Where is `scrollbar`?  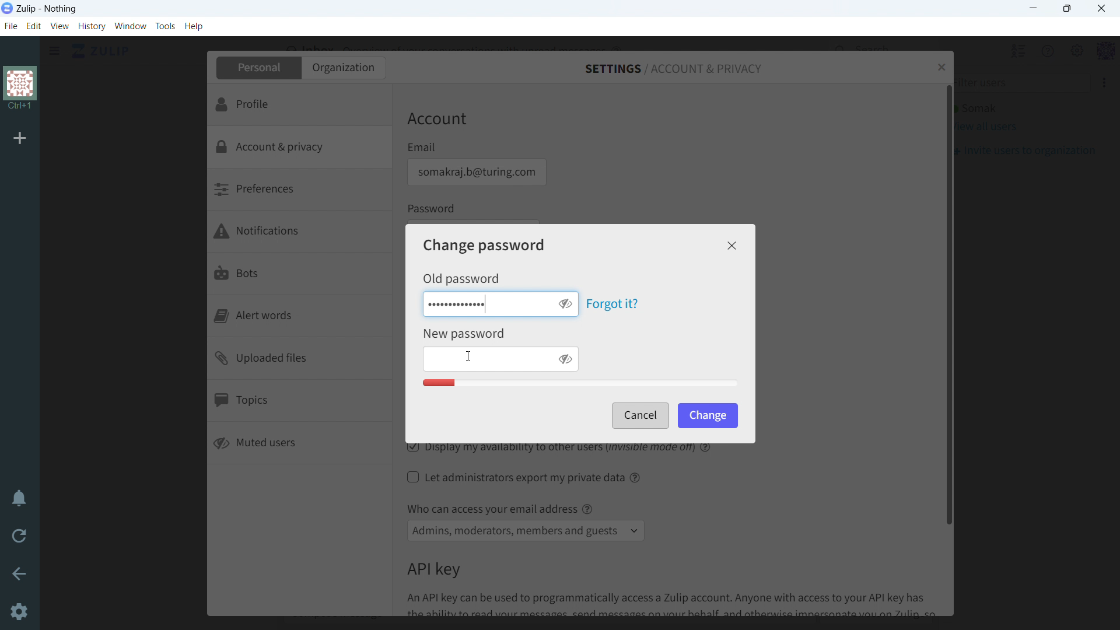
scrollbar is located at coordinates (950, 303).